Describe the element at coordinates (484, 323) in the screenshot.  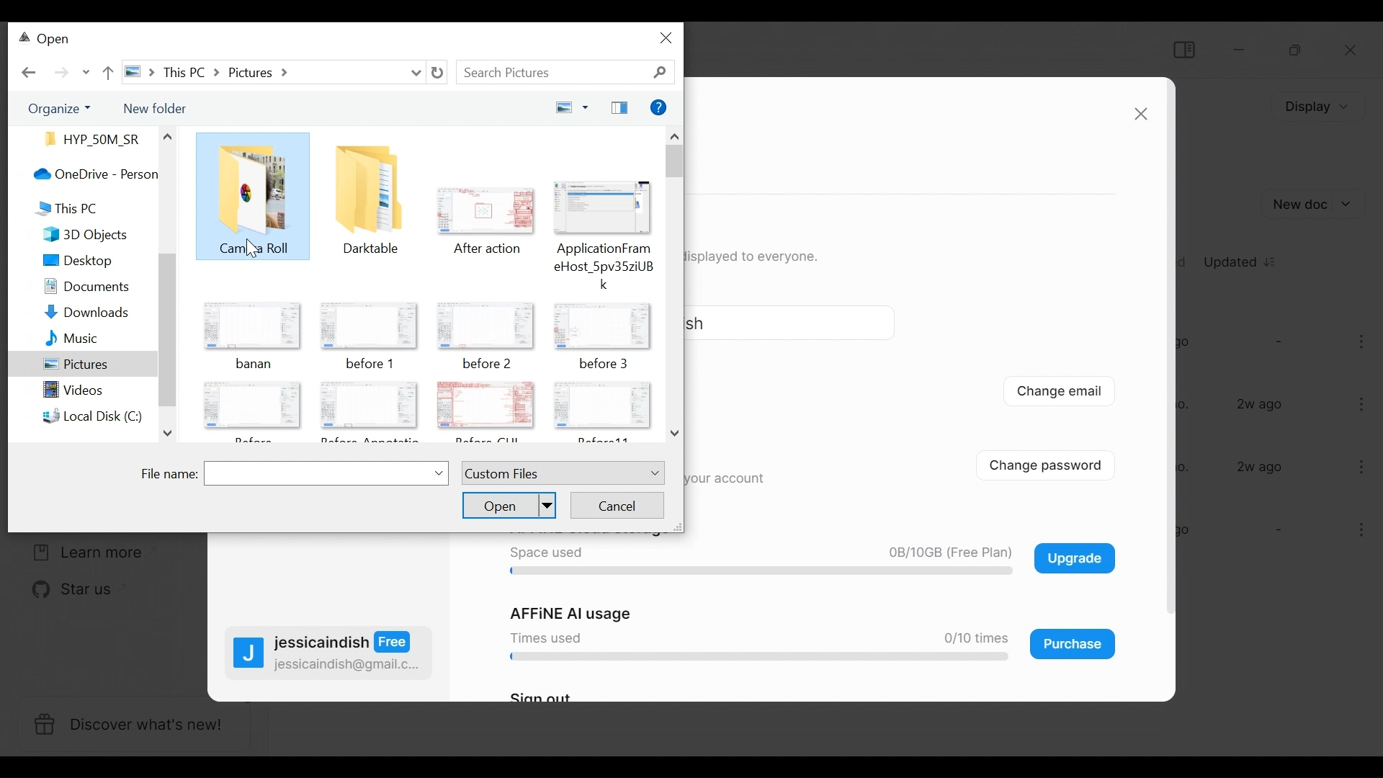
I see `icon` at that location.